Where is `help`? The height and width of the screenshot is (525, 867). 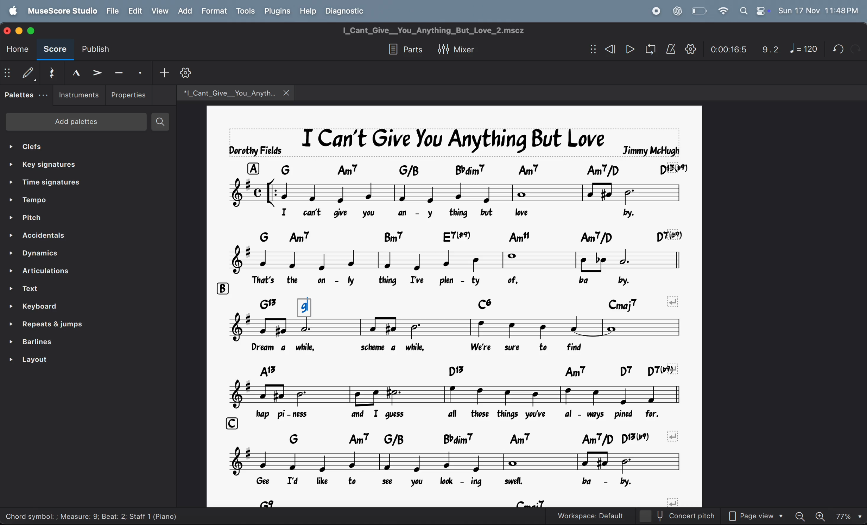 help is located at coordinates (309, 11).